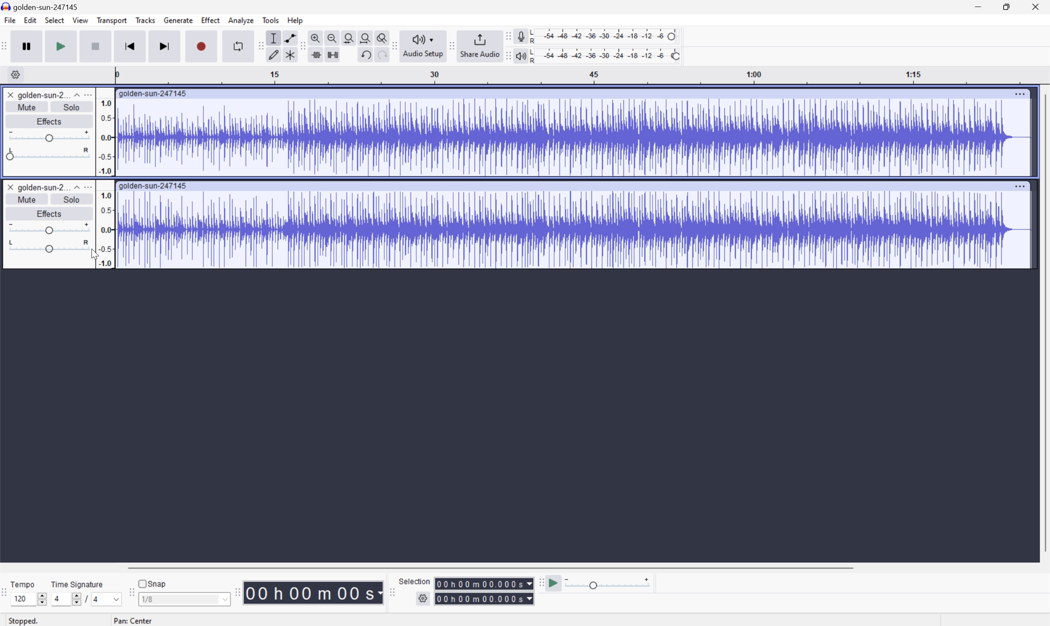 This screenshot has height=626, width=1050. Describe the element at coordinates (274, 55) in the screenshot. I see `Draw tool` at that location.